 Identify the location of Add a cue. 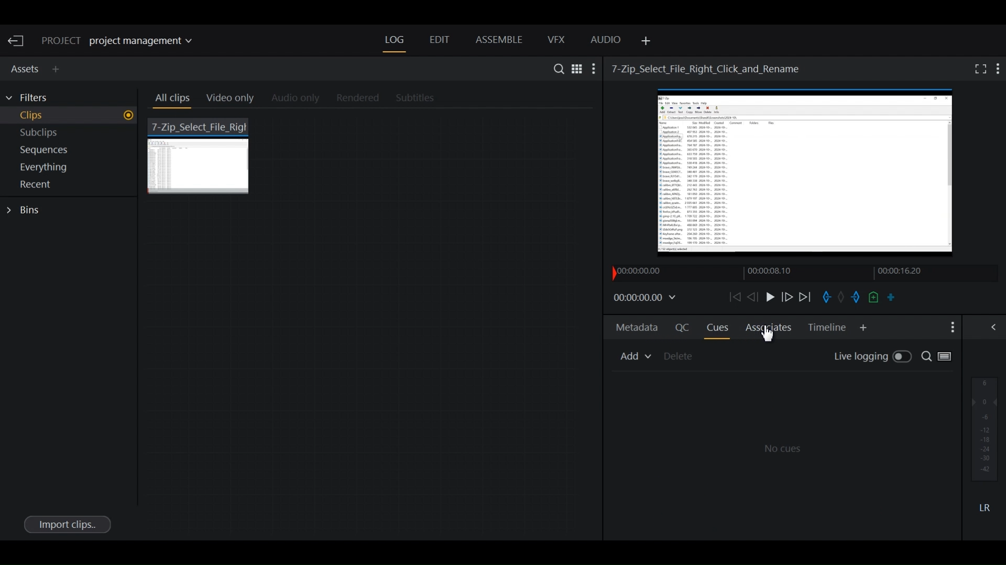
(873, 298).